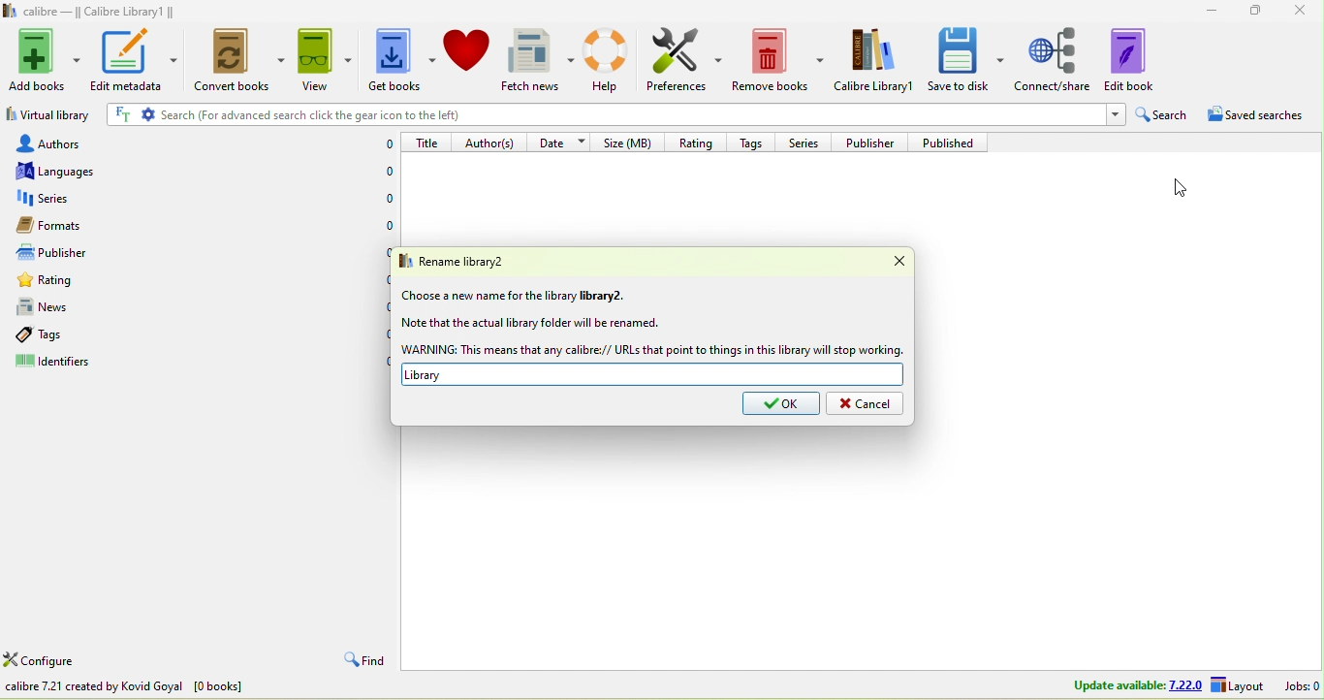  Describe the element at coordinates (1162, 686) in the screenshot. I see `update available 7.22.0 logout` at that location.